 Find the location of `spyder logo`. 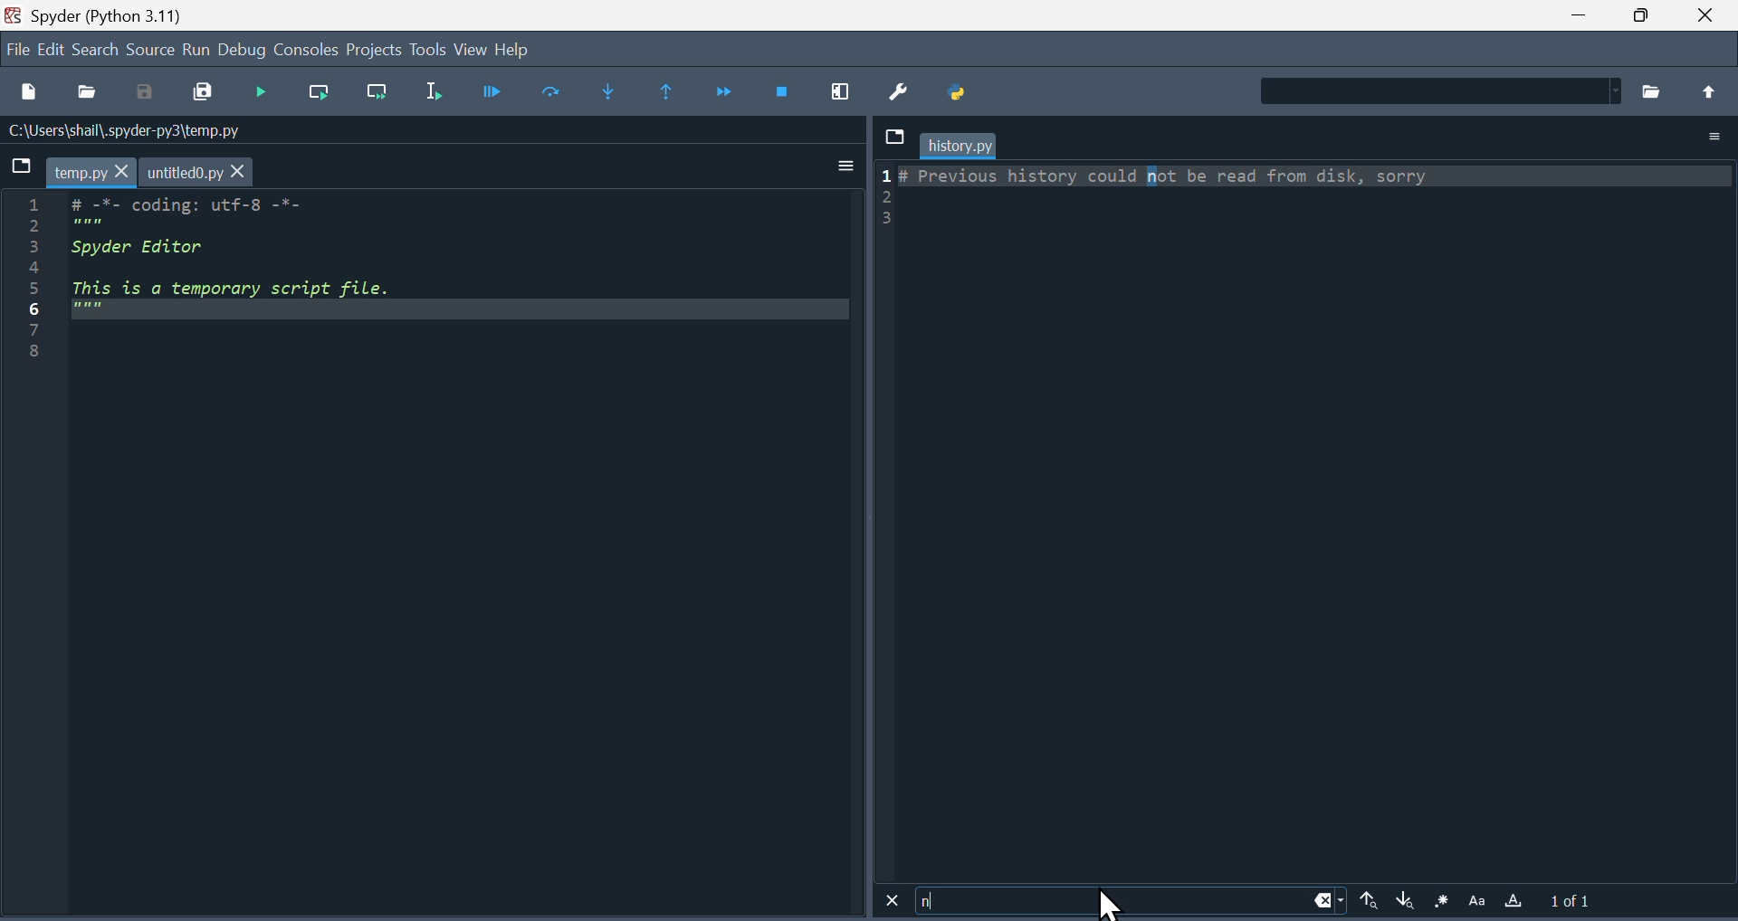

spyder logo is located at coordinates (11, 15).